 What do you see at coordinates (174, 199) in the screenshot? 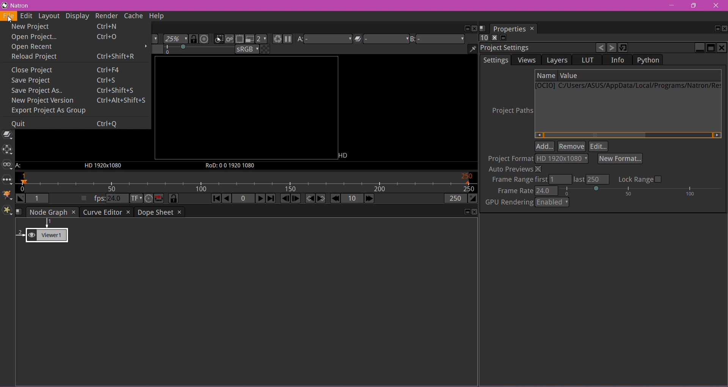
I see `When activated, the timeline frame-range is synchronized with the Dope Sheet and the curve Editor` at bounding box center [174, 199].